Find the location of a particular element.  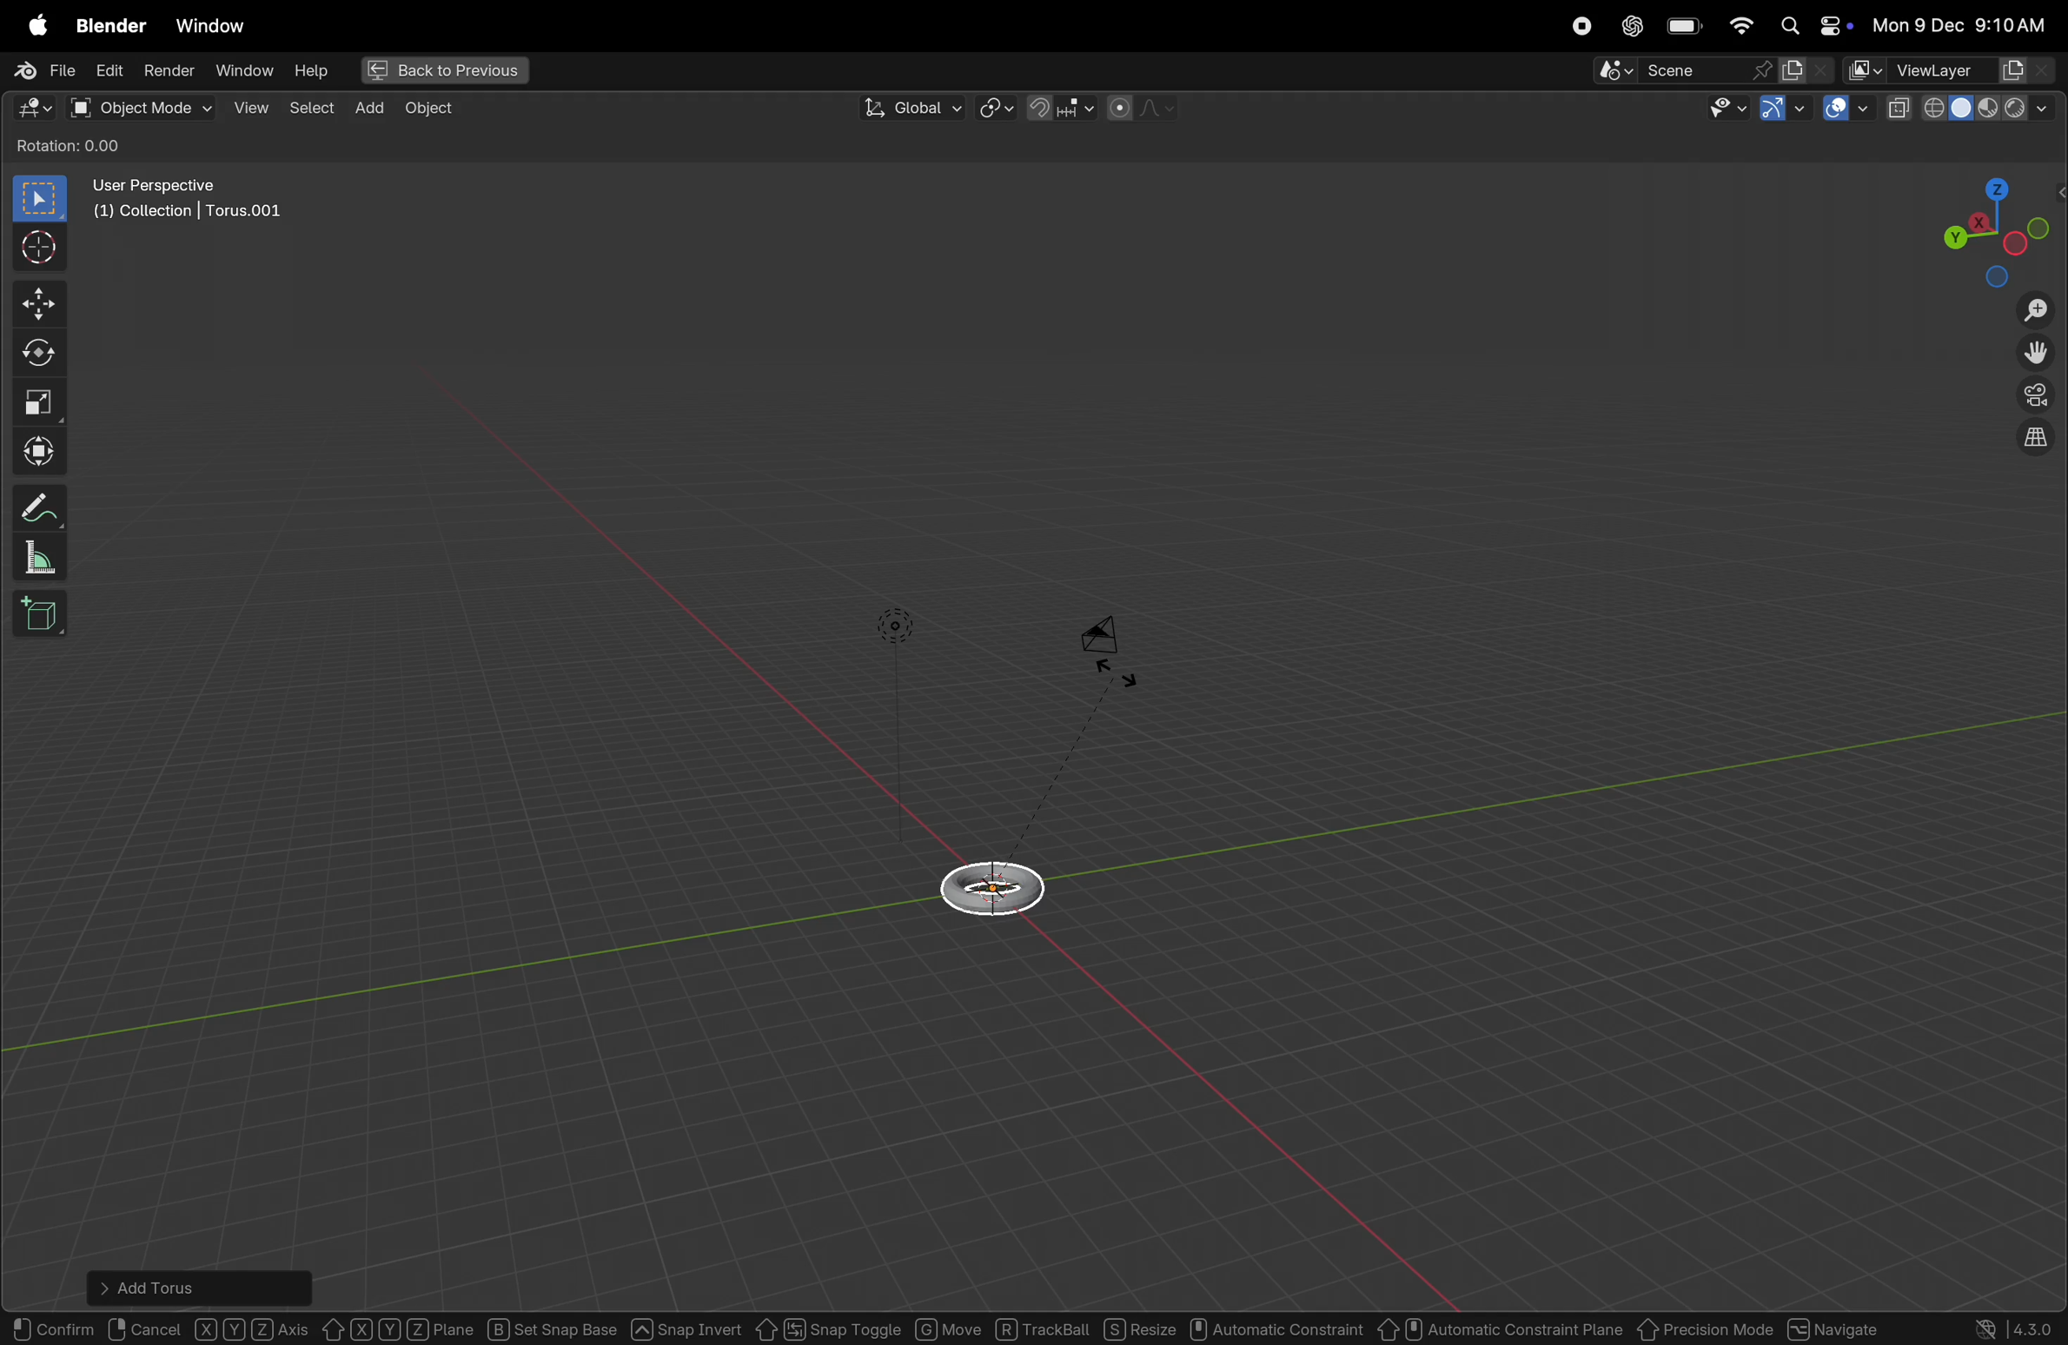

camera is located at coordinates (1112, 646).